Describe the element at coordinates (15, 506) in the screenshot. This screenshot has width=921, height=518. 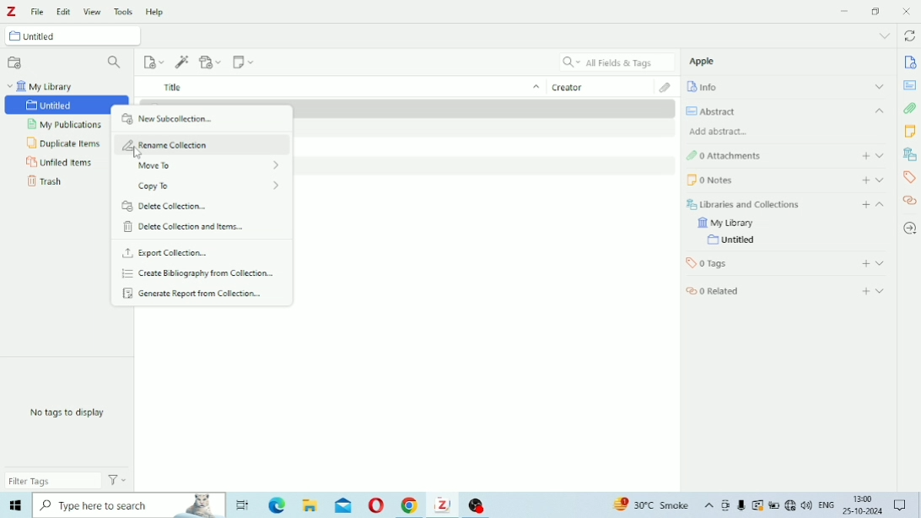
I see `start` at that location.